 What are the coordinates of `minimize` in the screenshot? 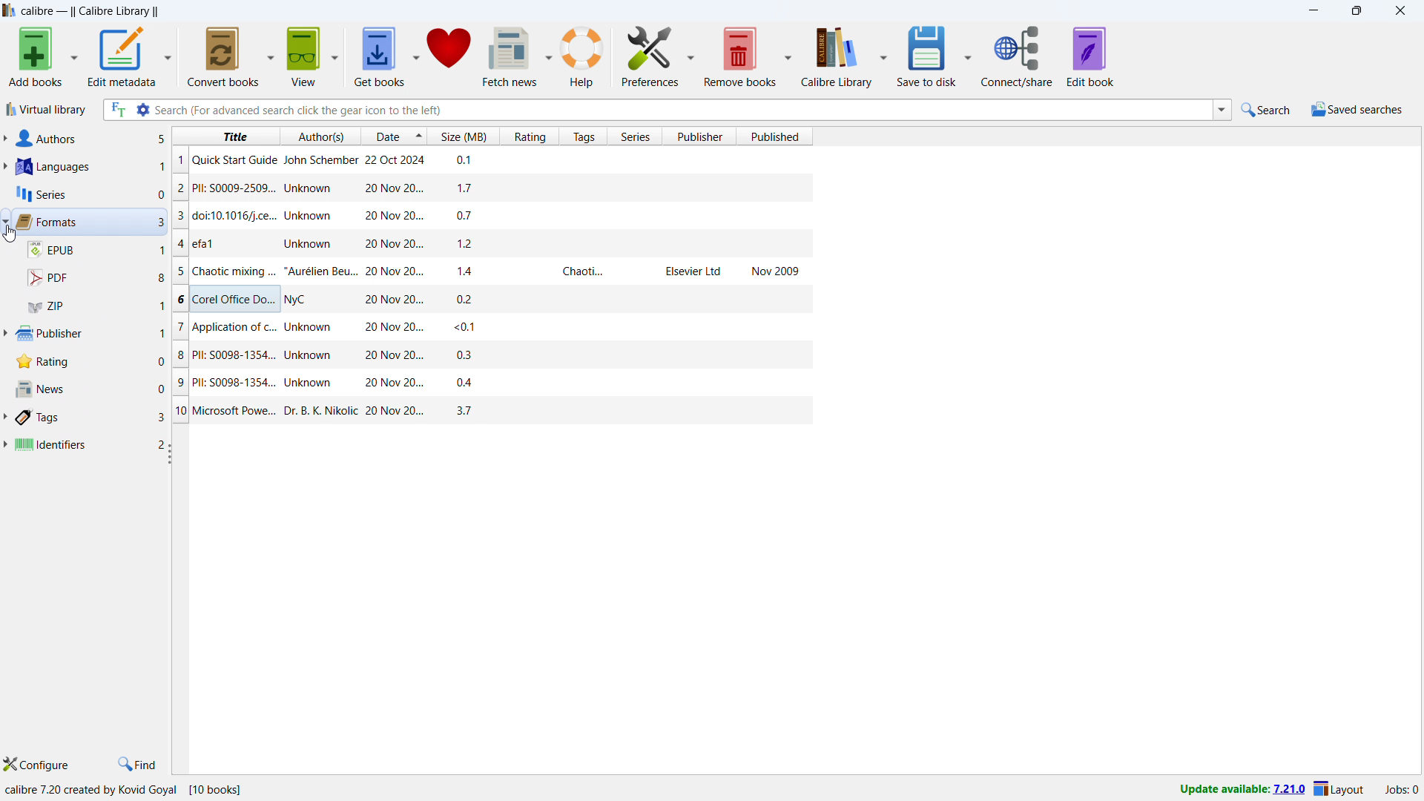 It's located at (1314, 10).